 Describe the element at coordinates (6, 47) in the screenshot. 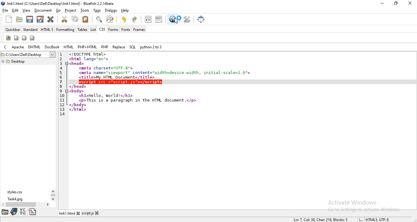

I see `c` at that location.